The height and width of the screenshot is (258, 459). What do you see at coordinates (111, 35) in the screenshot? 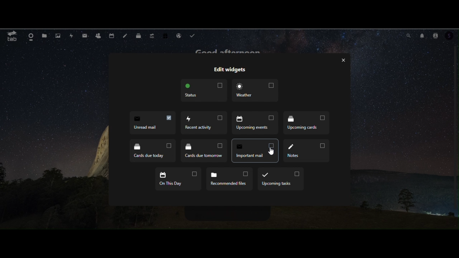
I see `calendar` at bounding box center [111, 35].